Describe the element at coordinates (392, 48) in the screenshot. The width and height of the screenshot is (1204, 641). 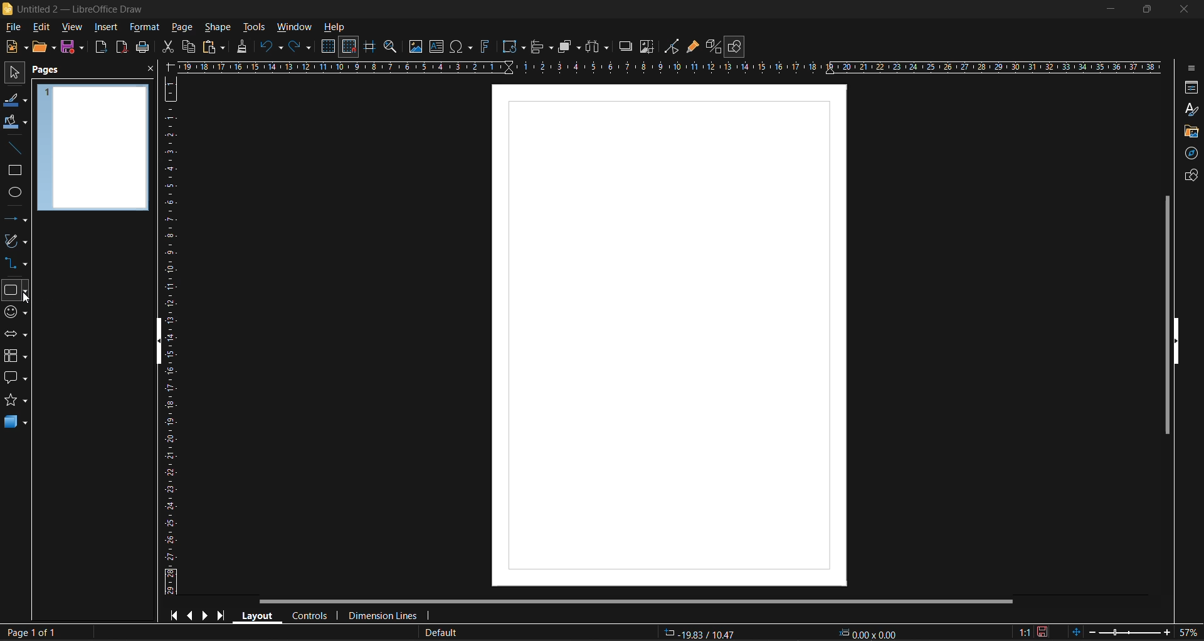
I see `zoom` at that location.